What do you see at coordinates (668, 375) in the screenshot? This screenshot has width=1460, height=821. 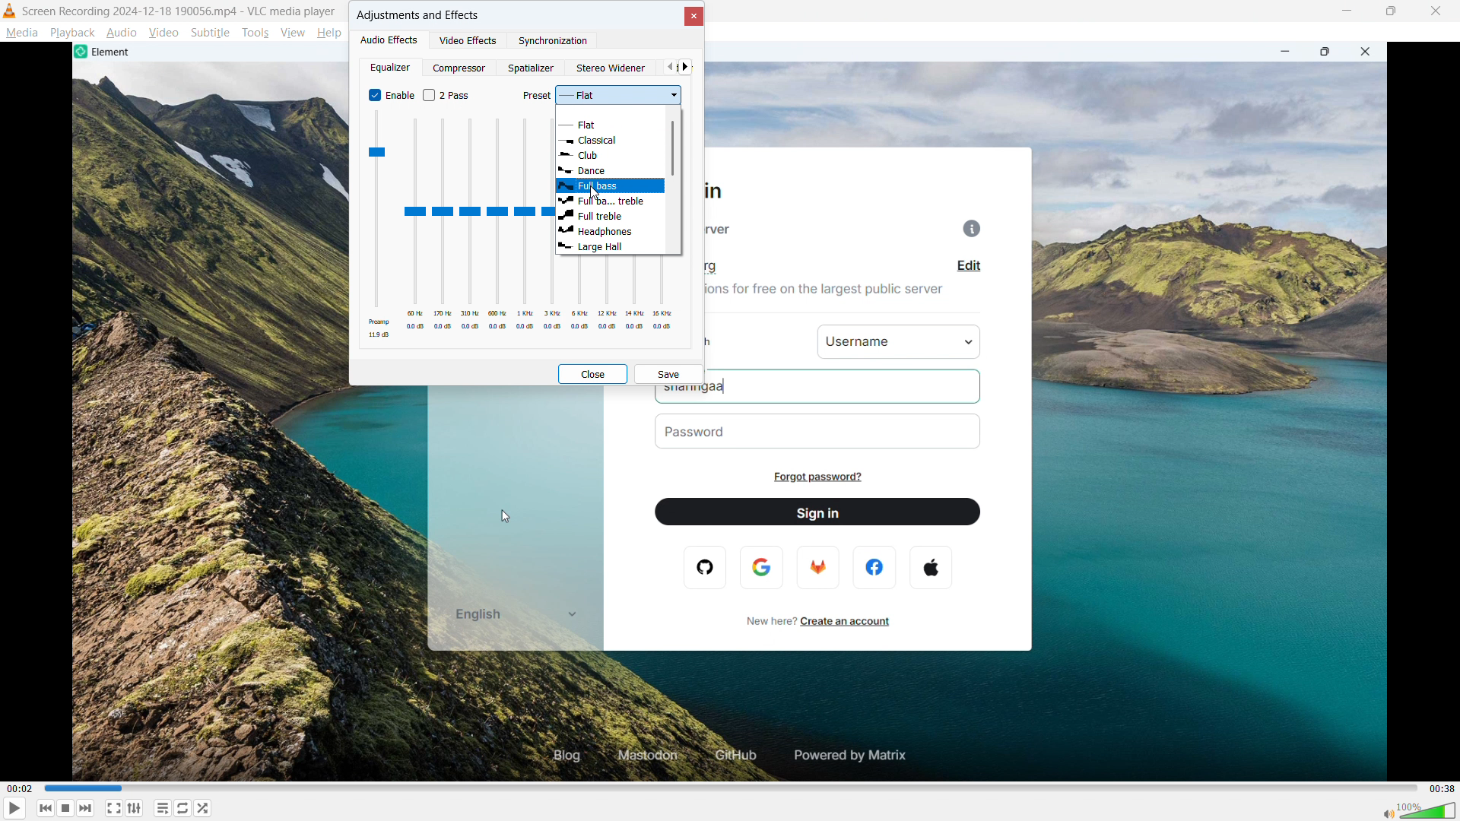 I see `save` at bounding box center [668, 375].